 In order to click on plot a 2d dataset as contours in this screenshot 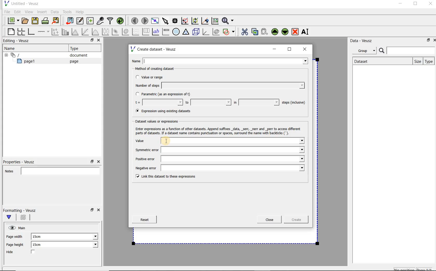, I will do `click(126, 32)`.